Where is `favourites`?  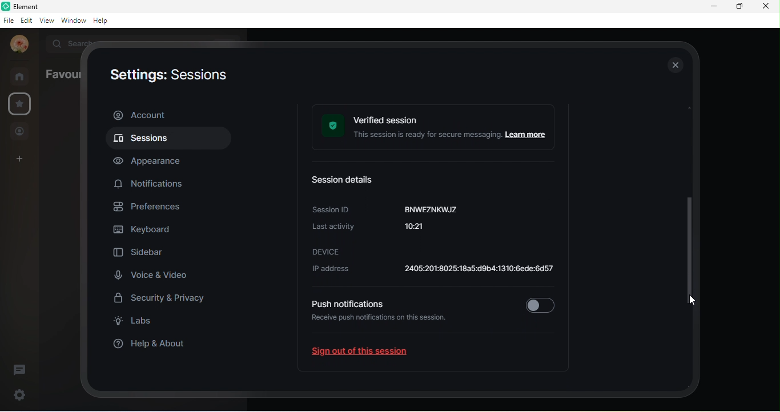
favourites is located at coordinates (61, 74).